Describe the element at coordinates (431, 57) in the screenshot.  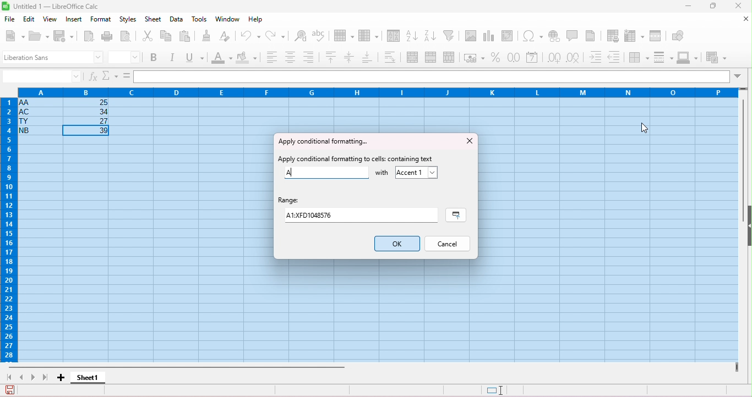
I see `merge` at that location.